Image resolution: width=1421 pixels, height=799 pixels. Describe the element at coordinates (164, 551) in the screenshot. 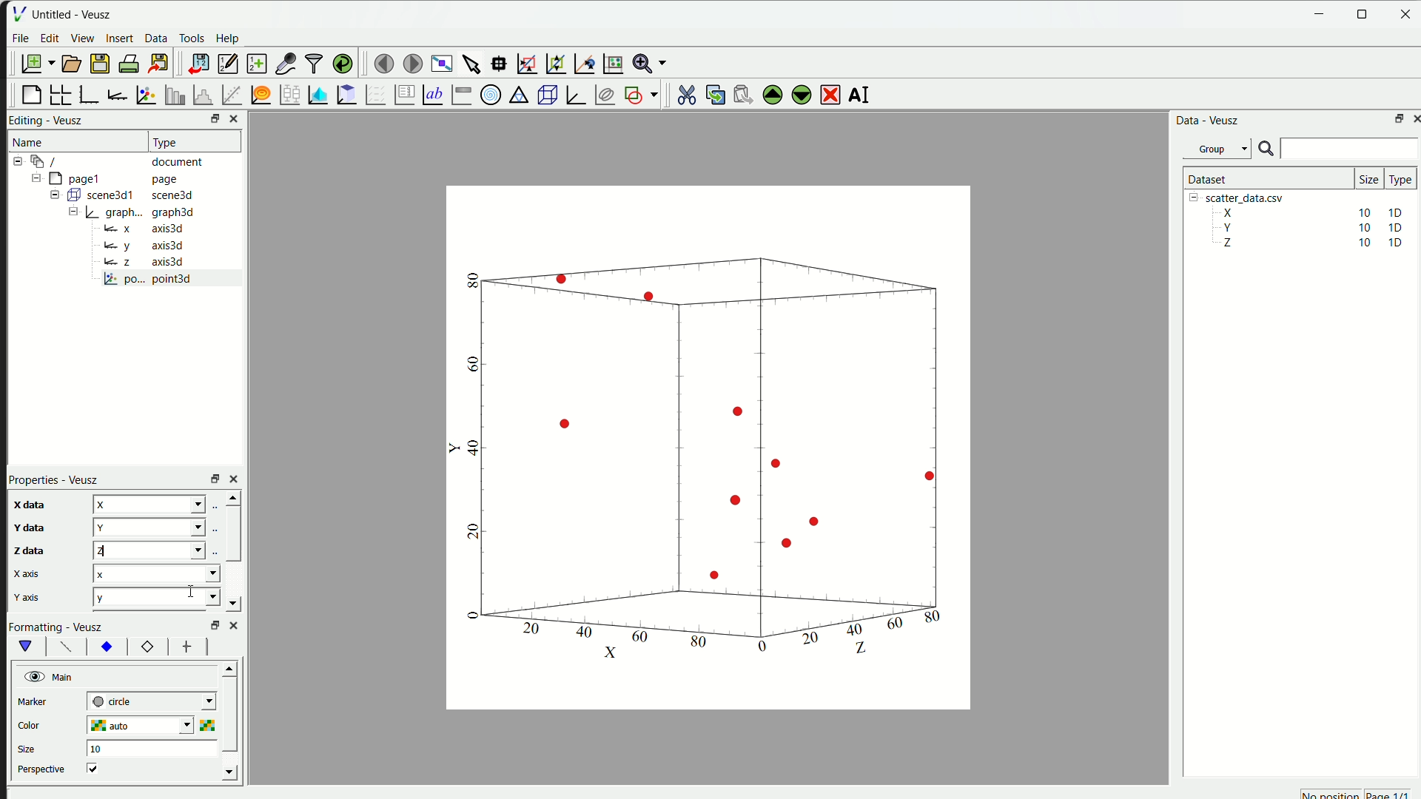

I see `z` at that location.